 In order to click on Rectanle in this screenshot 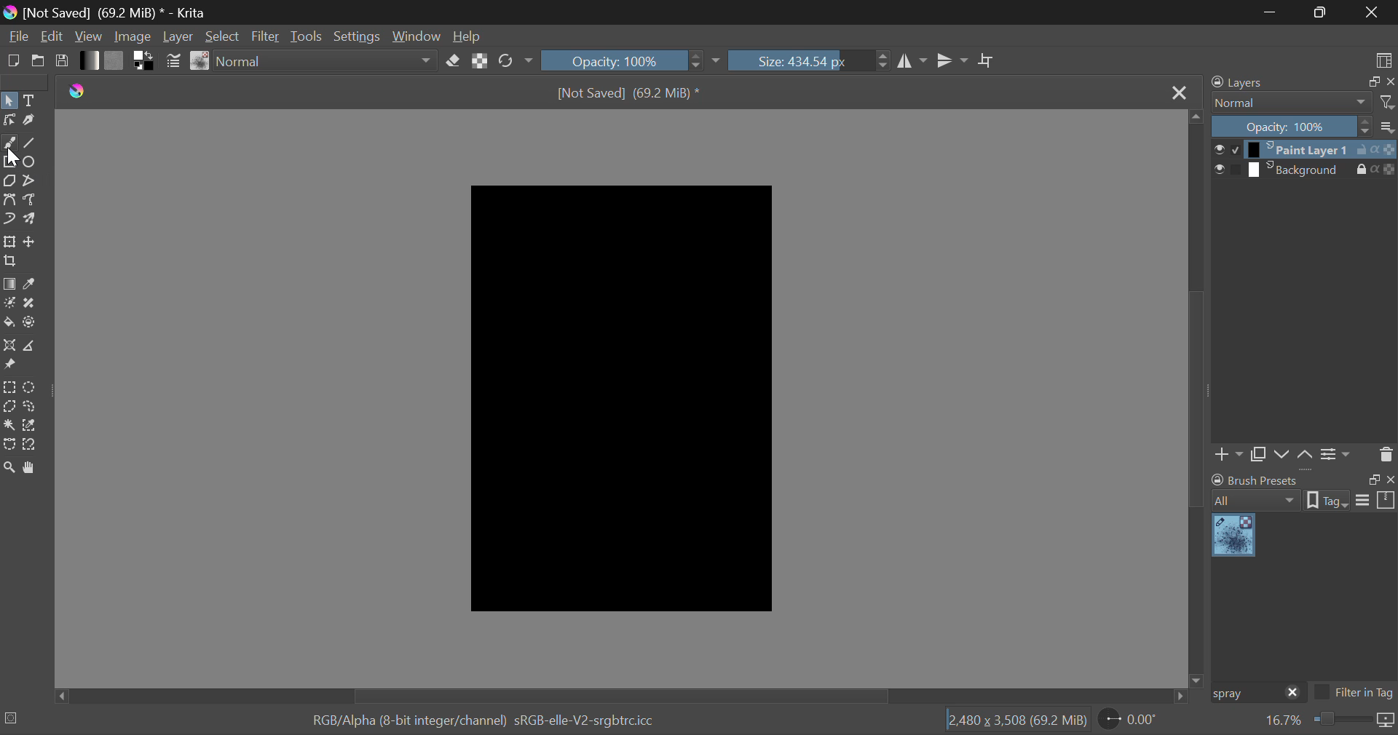, I will do `click(9, 163)`.